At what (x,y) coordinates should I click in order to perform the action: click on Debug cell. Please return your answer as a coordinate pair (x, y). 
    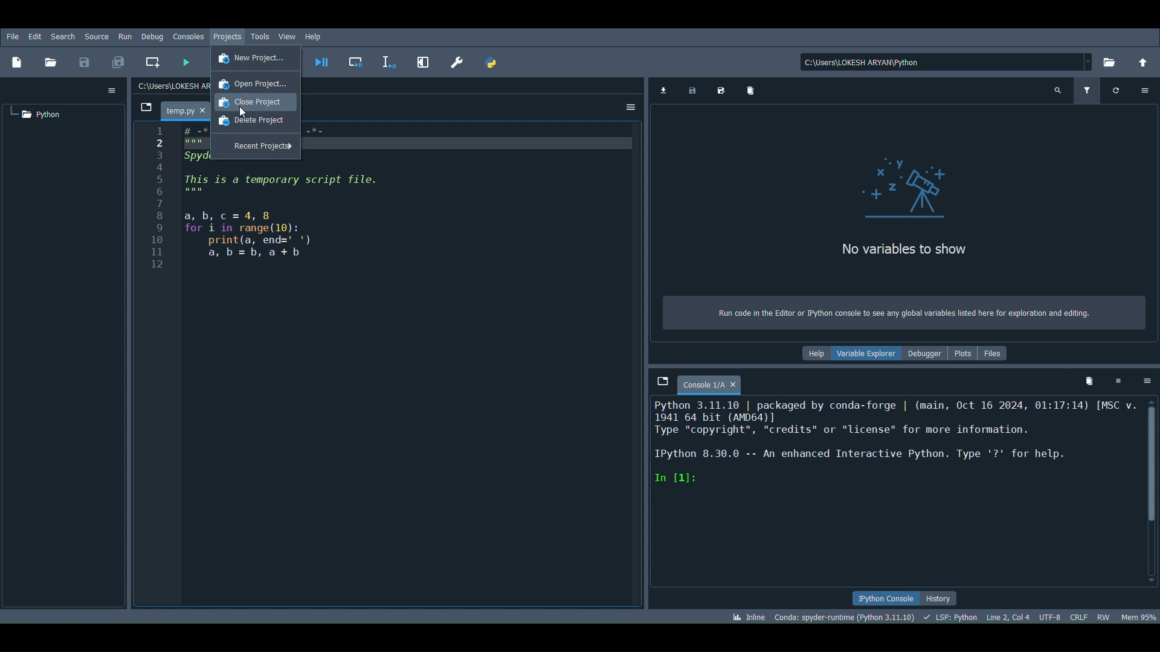
    Looking at the image, I should click on (359, 61).